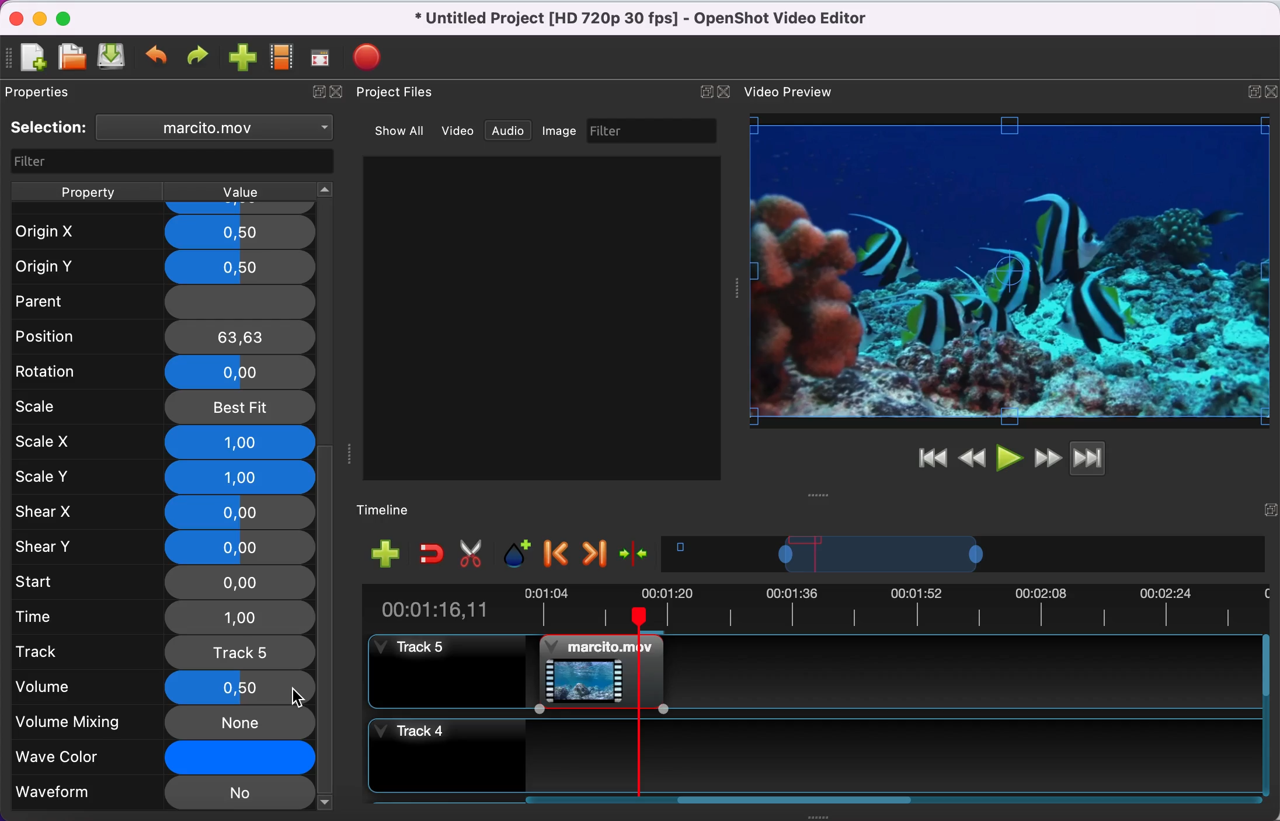 The image size is (1280, 821). Describe the element at coordinates (162, 722) in the screenshot. I see `volume mixing none` at that location.